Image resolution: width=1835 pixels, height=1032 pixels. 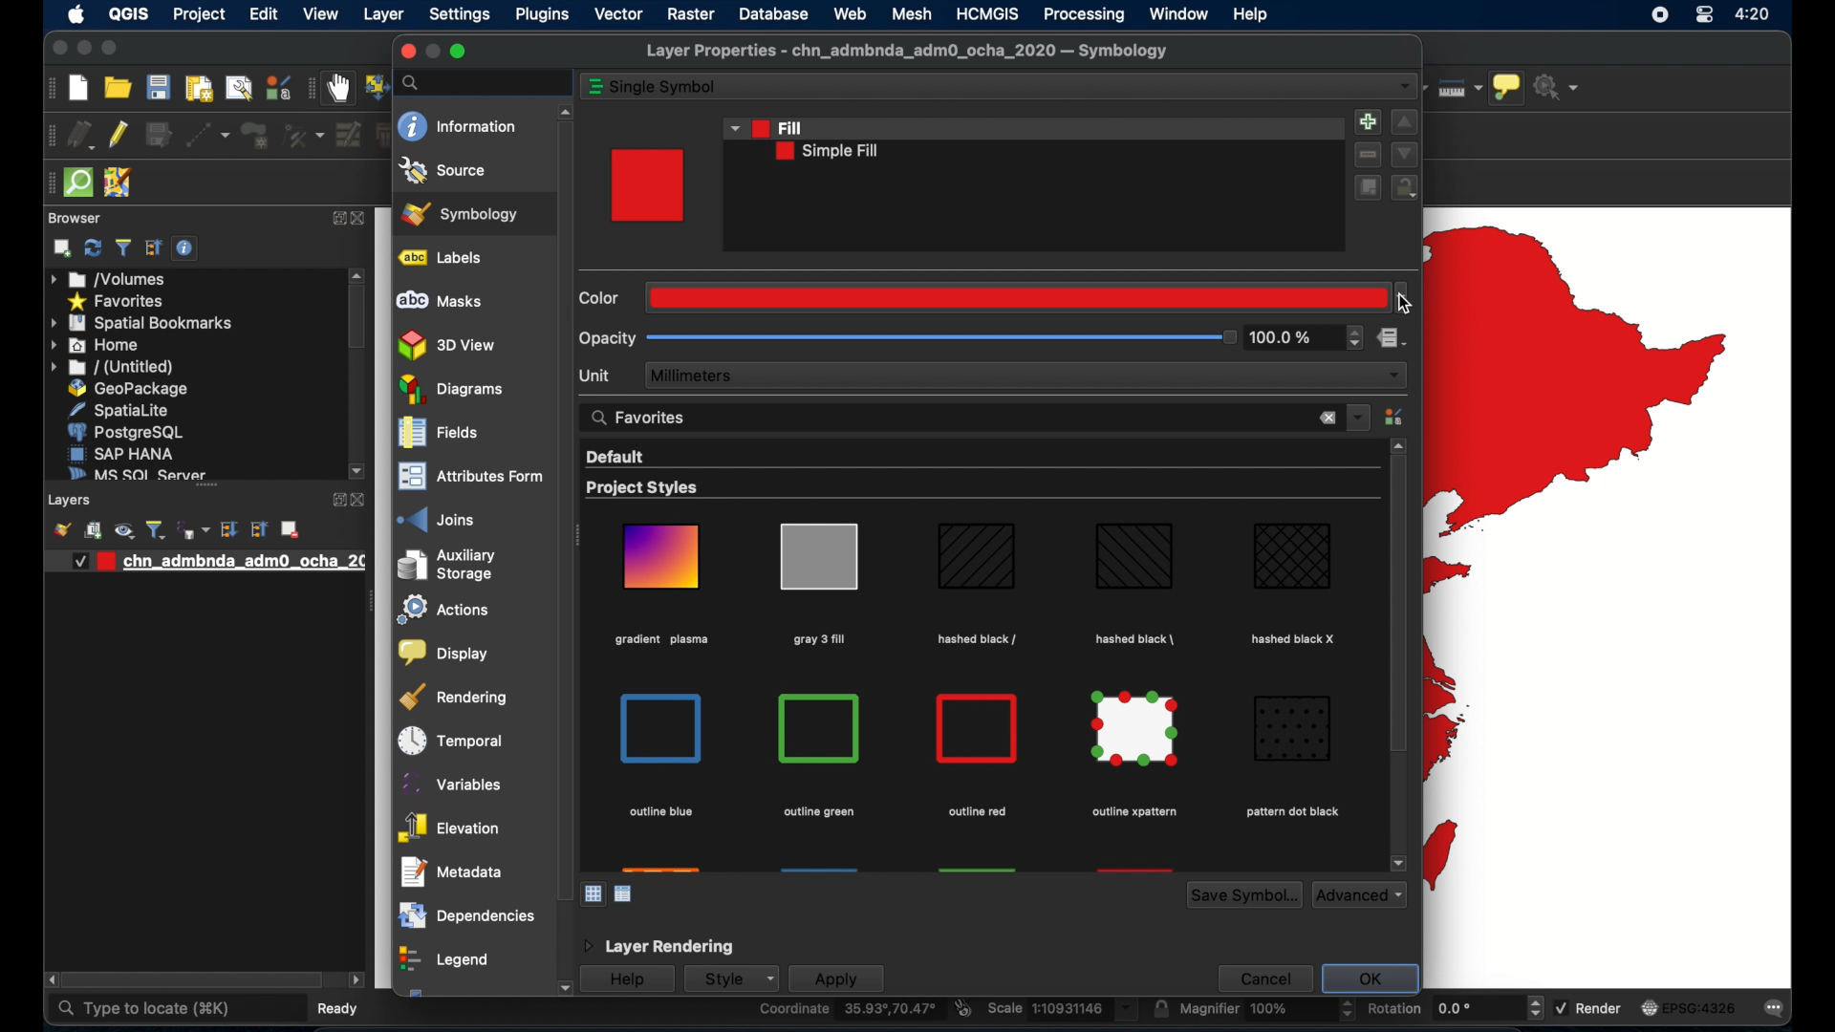 I want to click on spatial bookmarks, so click(x=142, y=323).